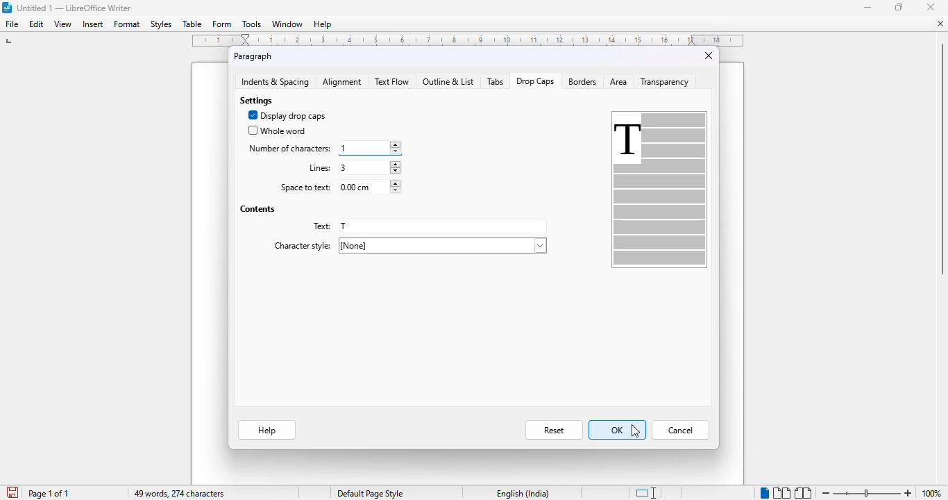  I want to click on window, so click(287, 24).